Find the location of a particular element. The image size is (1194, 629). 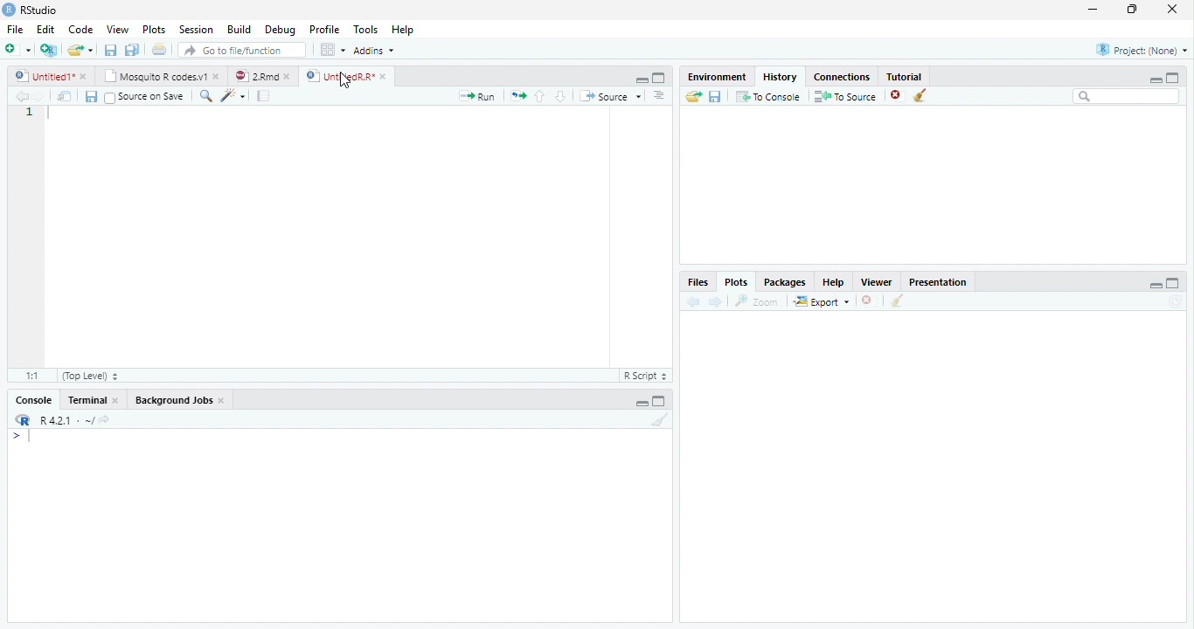

Close is located at coordinates (222, 400).